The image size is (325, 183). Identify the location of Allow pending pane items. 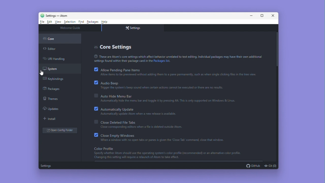
(118, 69).